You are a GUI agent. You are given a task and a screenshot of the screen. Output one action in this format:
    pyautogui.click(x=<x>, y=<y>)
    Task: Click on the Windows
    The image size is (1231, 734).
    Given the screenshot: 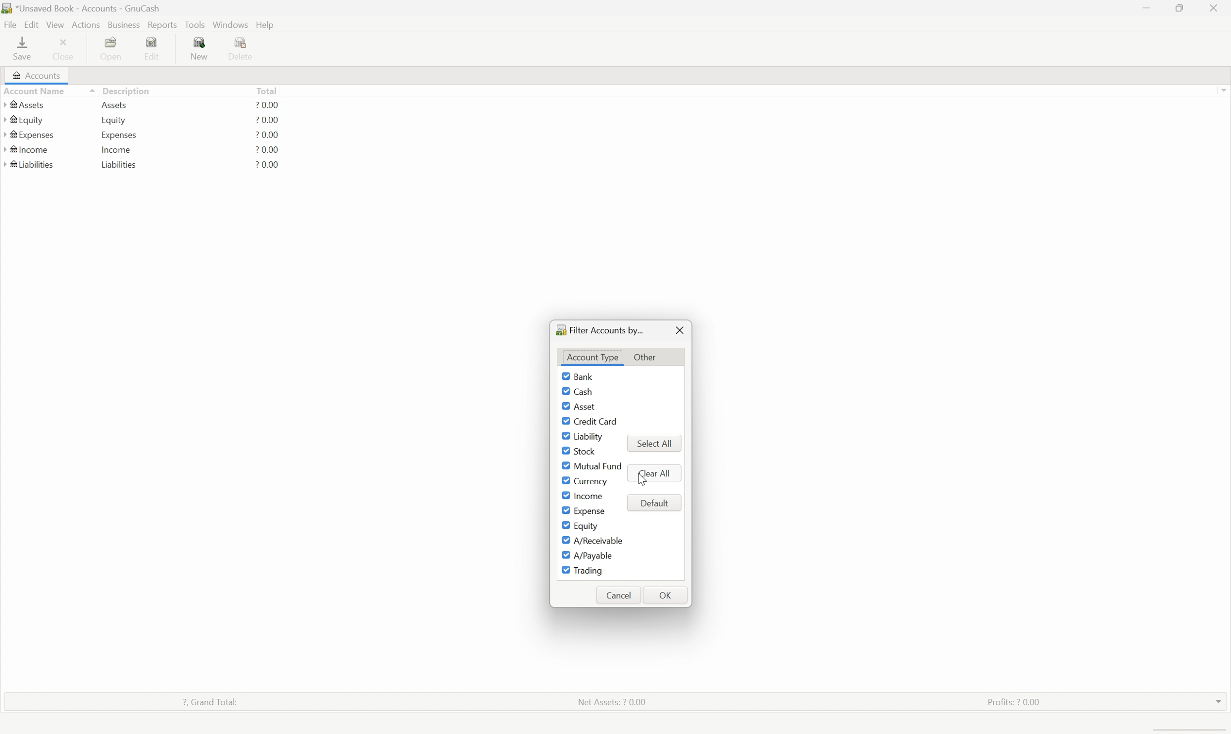 What is the action you would take?
    pyautogui.click(x=231, y=24)
    